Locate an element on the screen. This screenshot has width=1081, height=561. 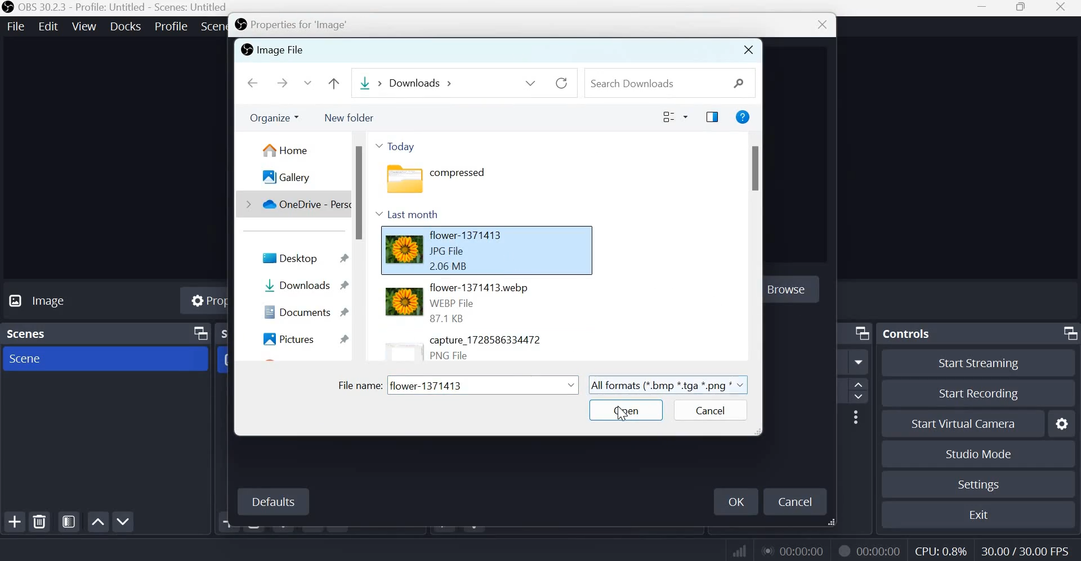
view is located at coordinates (84, 25).